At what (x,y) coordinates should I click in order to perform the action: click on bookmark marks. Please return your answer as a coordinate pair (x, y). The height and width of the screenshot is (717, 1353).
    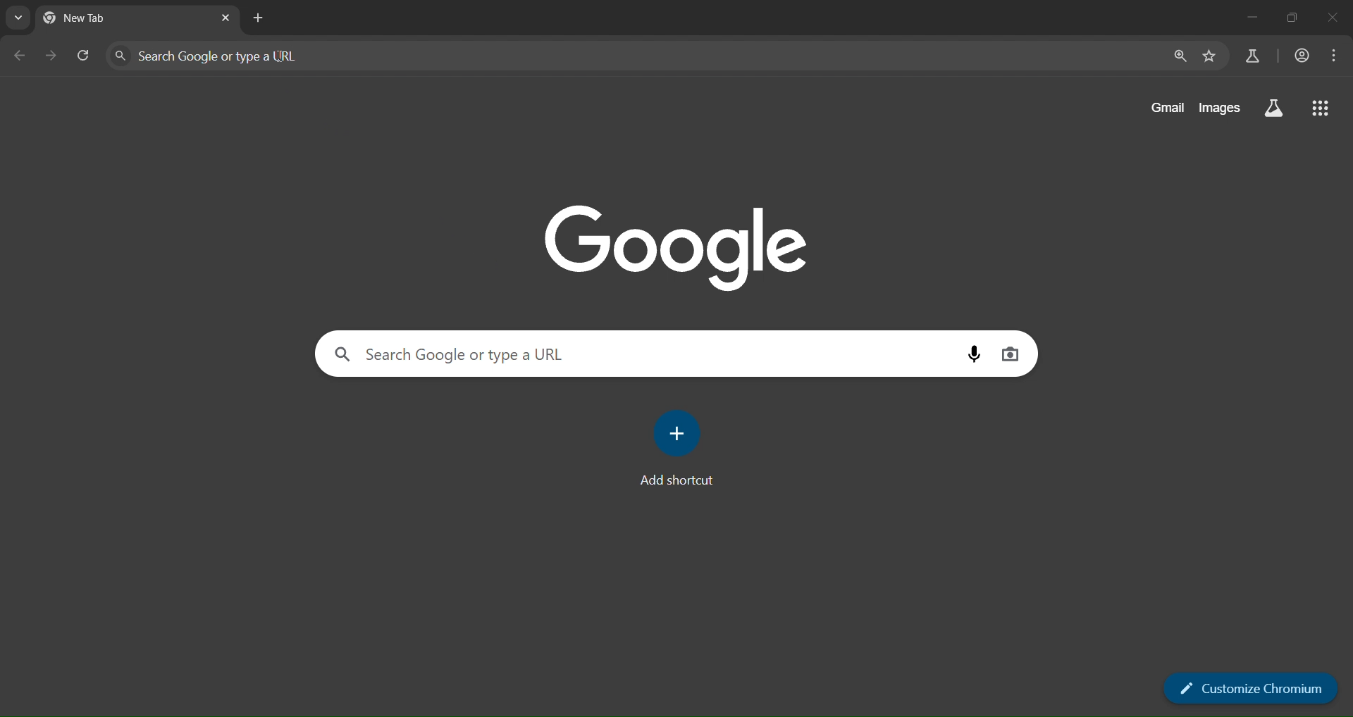
    Looking at the image, I should click on (1211, 56).